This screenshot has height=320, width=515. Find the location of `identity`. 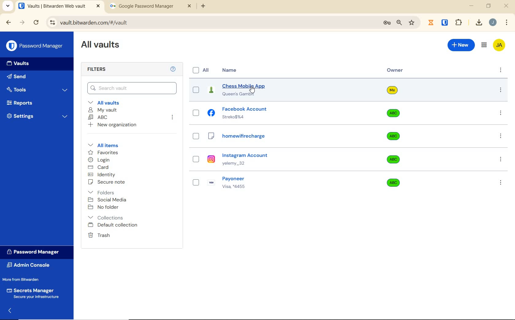

identity is located at coordinates (102, 175).